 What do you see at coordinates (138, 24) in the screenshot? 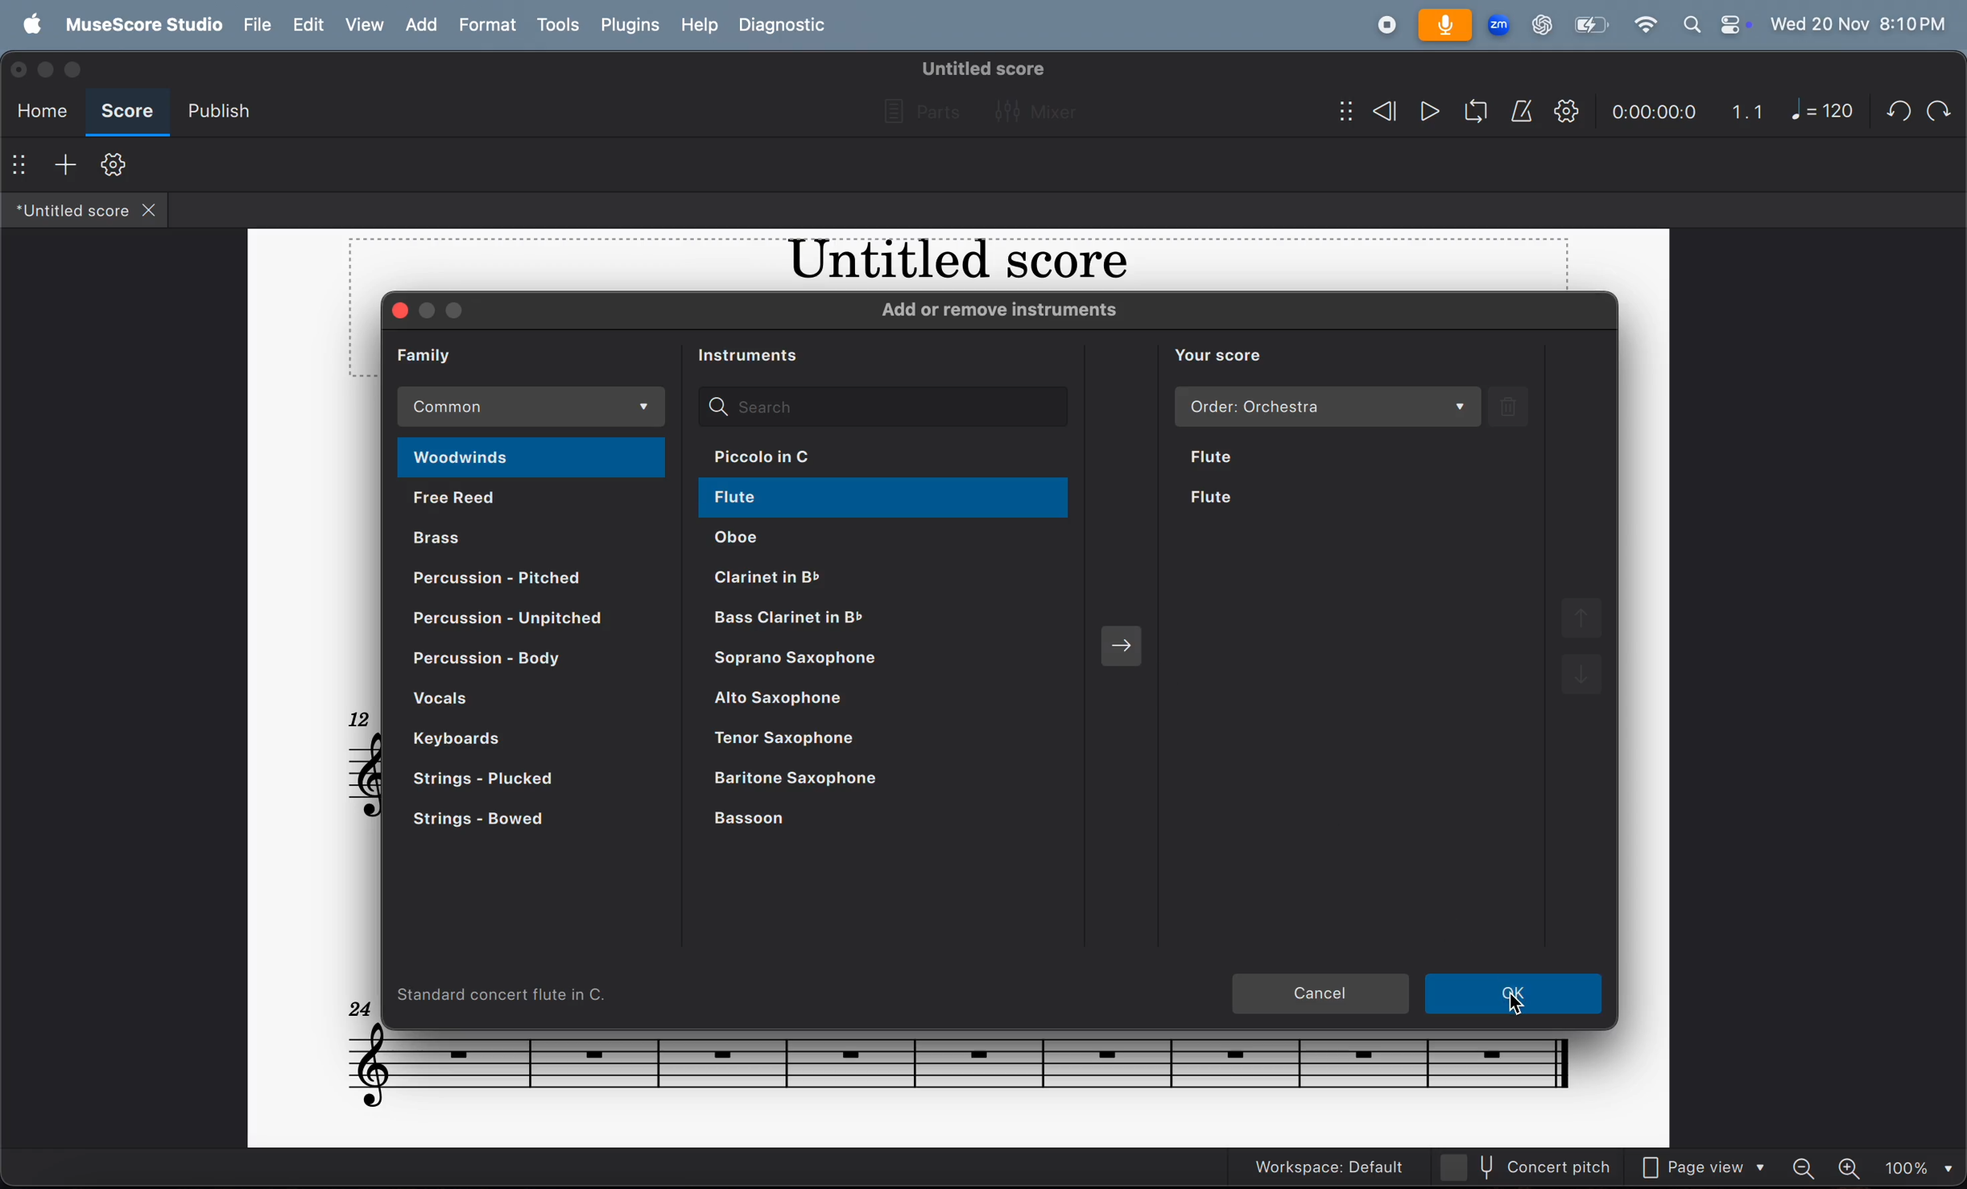
I see `musescore studio` at bounding box center [138, 24].